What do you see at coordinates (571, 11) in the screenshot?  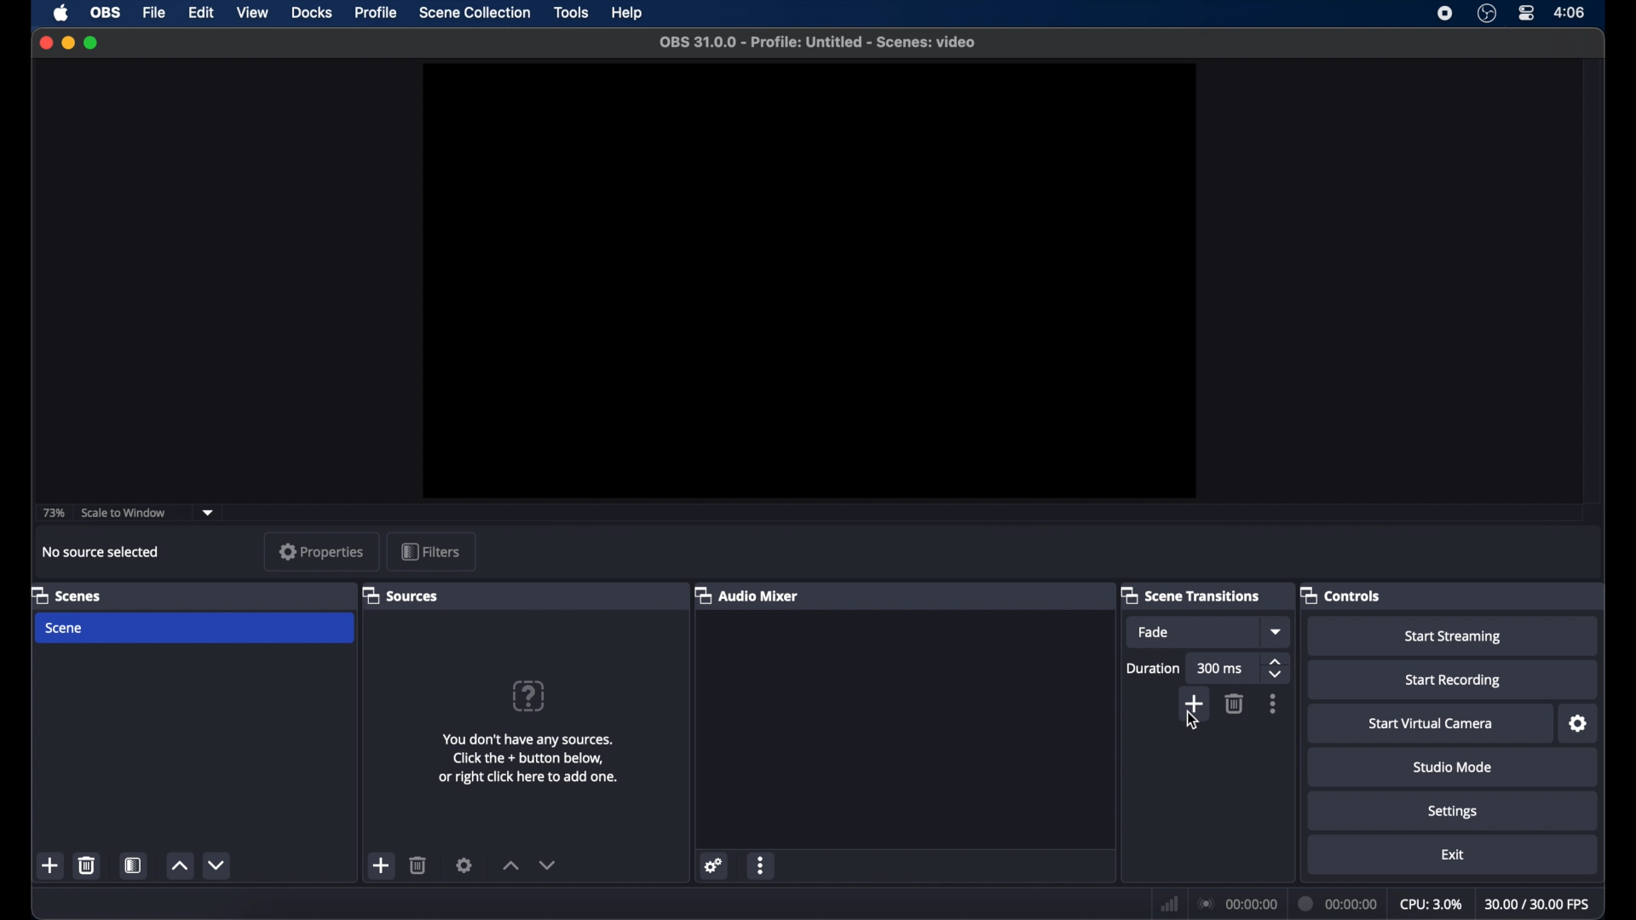 I see `tools` at bounding box center [571, 11].